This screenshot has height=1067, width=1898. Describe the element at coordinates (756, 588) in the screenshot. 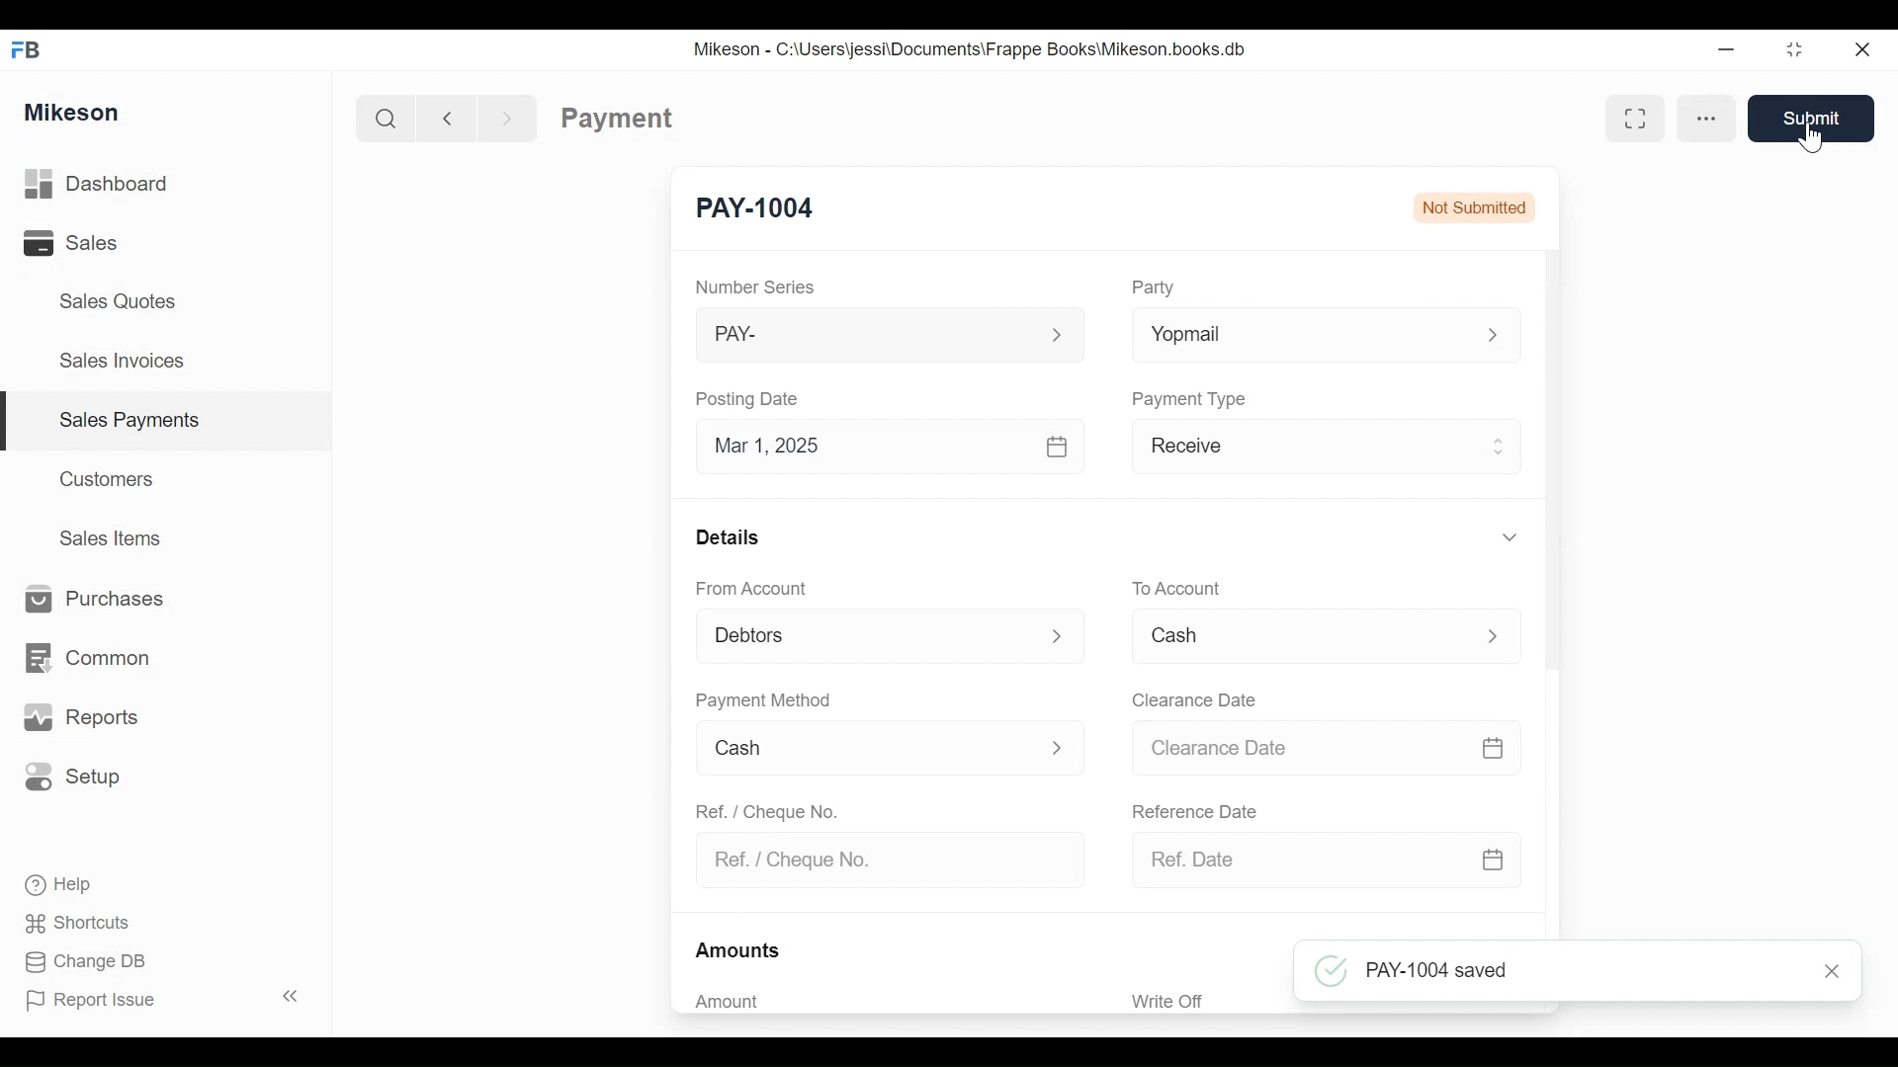

I see `From Account` at that location.